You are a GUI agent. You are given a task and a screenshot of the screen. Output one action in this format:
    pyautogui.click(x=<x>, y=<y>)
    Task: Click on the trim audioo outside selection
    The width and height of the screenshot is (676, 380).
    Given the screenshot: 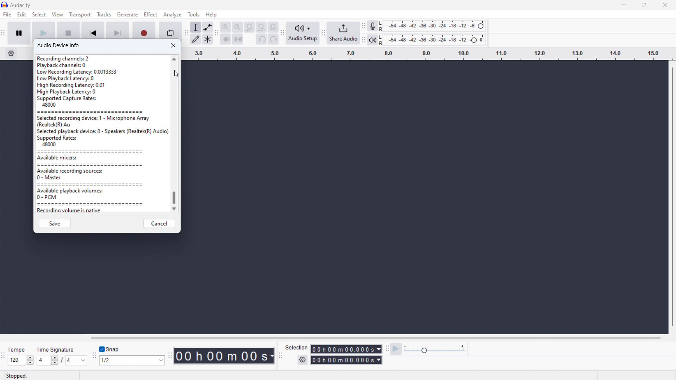 What is the action you would take?
    pyautogui.click(x=226, y=39)
    